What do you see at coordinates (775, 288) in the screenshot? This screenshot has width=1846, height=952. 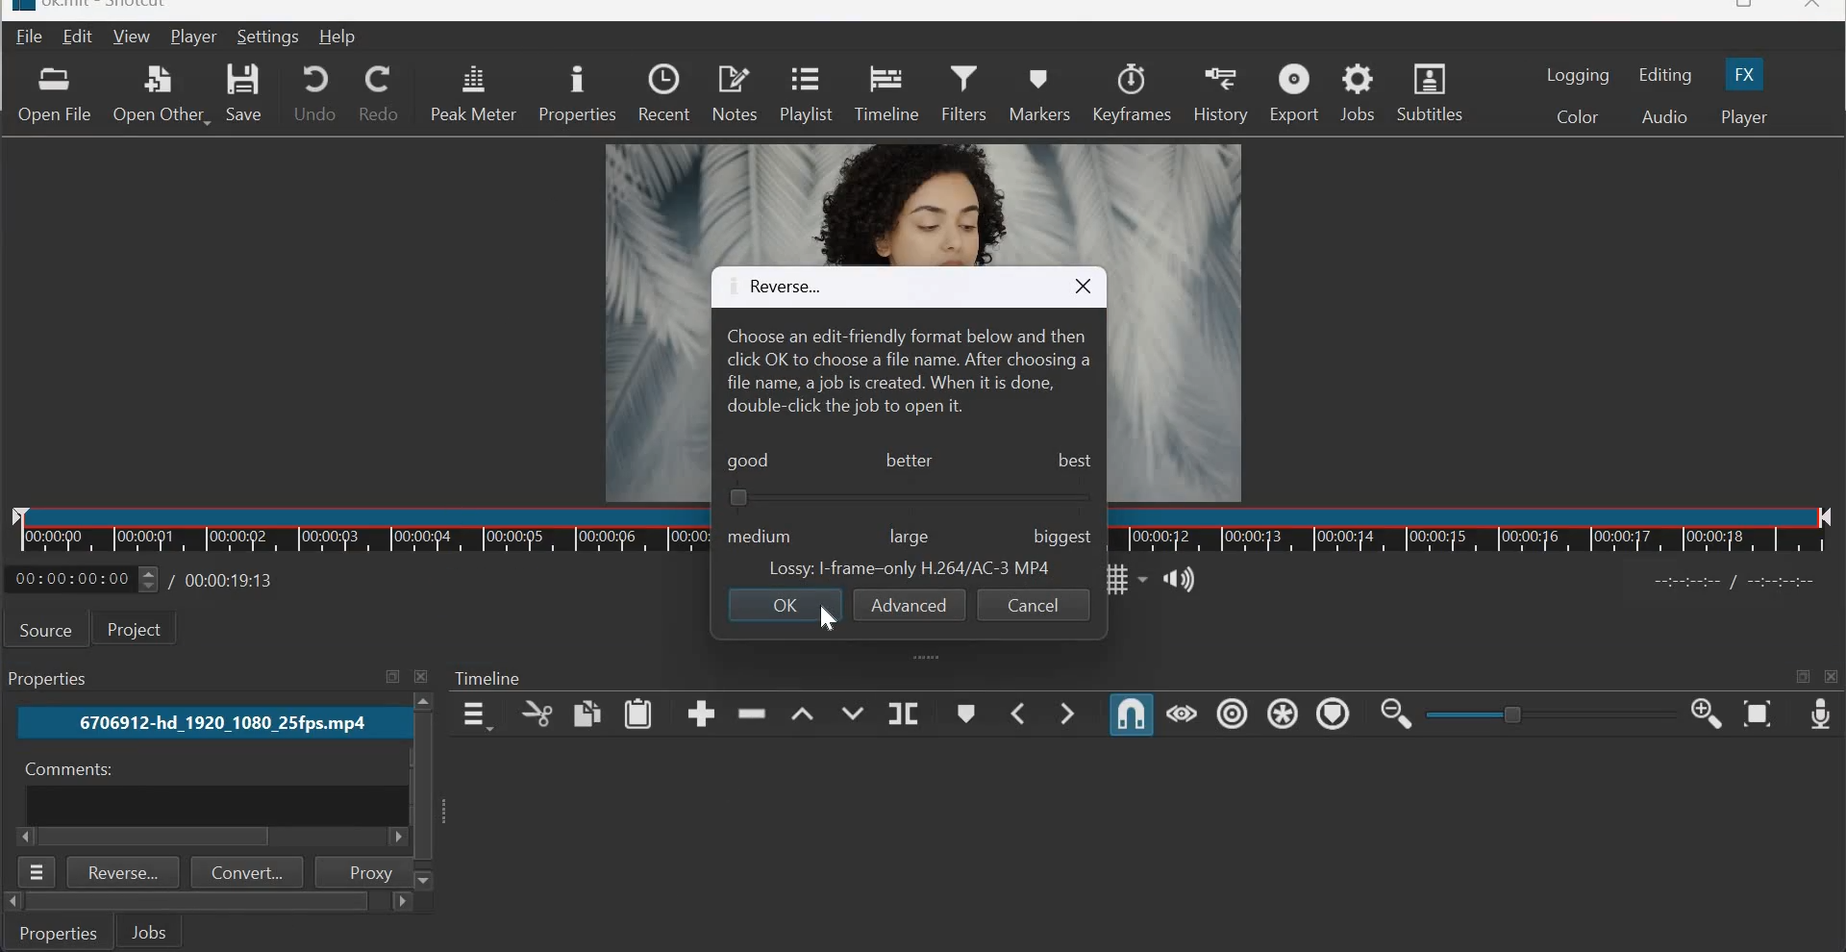 I see `reverse` at bounding box center [775, 288].